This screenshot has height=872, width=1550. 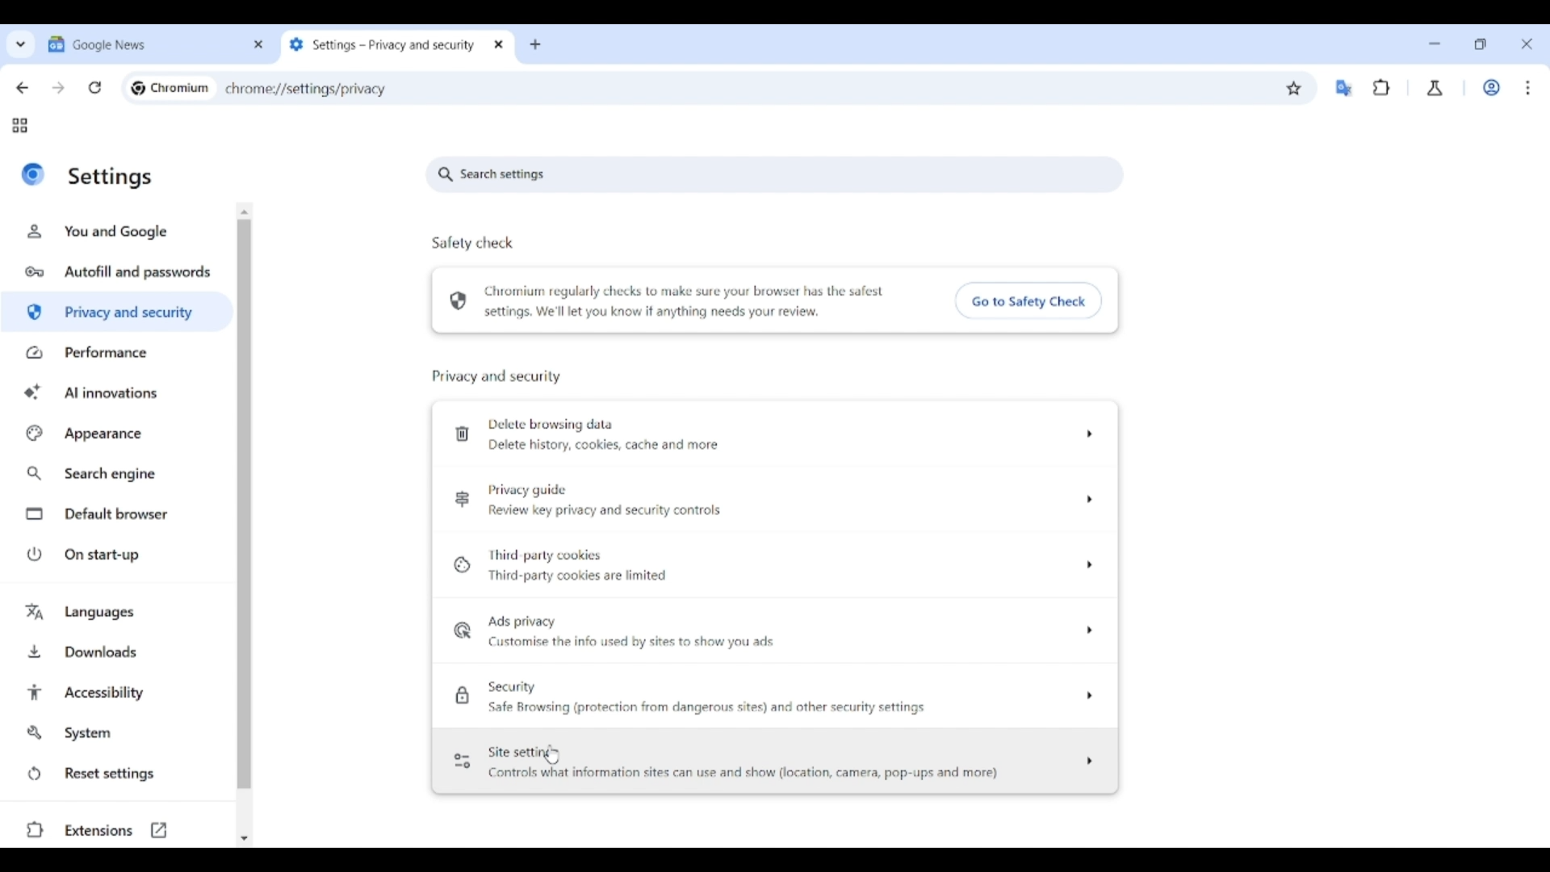 What do you see at coordinates (259, 44) in the screenshot?
I see `Close tab 1` at bounding box center [259, 44].